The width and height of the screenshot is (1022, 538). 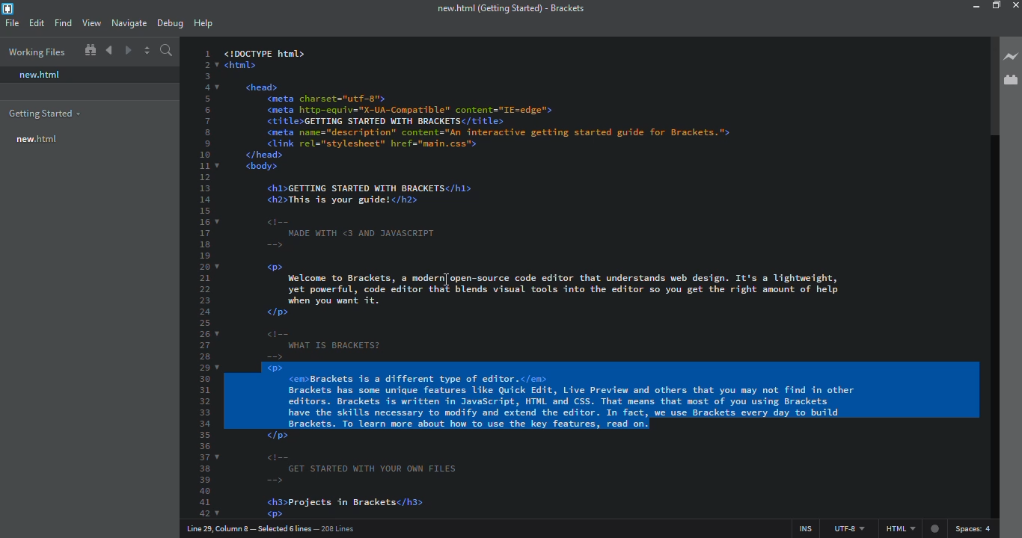 I want to click on selected lines, so click(x=599, y=392).